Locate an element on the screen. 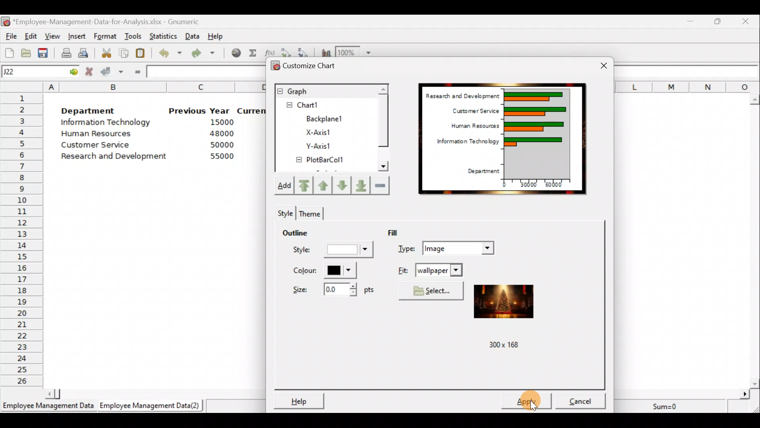 Image resolution: width=760 pixels, height=428 pixels. Statistics is located at coordinates (164, 34).